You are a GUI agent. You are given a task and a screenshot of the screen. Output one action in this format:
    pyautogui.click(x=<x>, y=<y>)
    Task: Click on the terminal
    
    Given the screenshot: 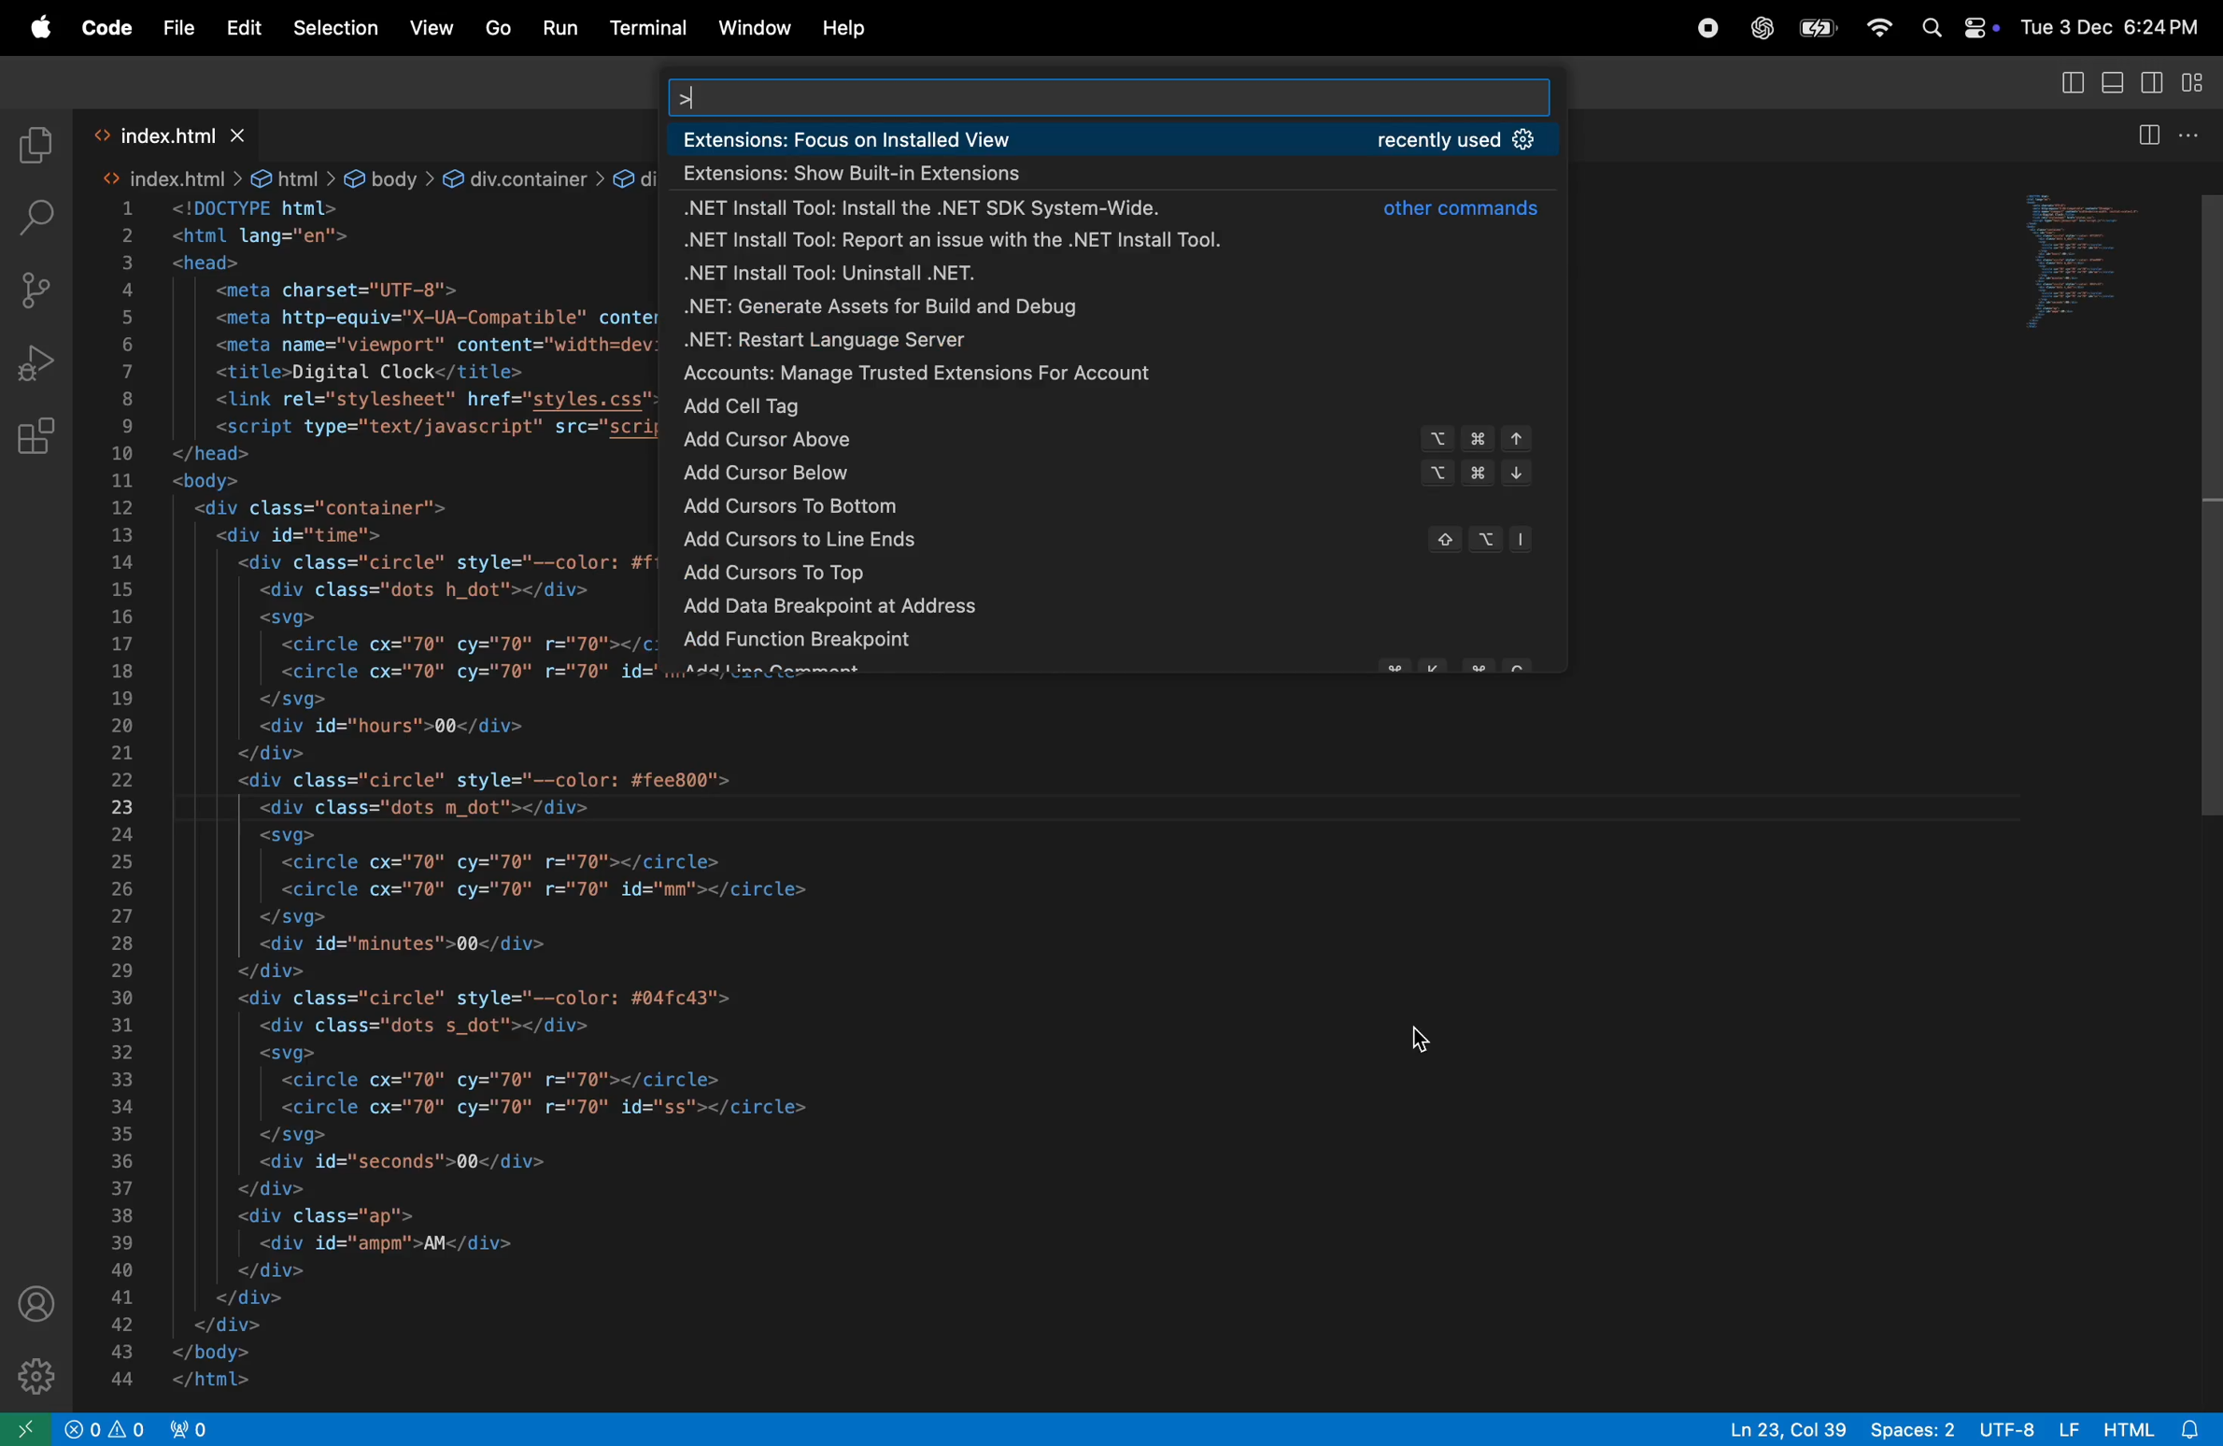 What is the action you would take?
    pyautogui.click(x=649, y=25)
    